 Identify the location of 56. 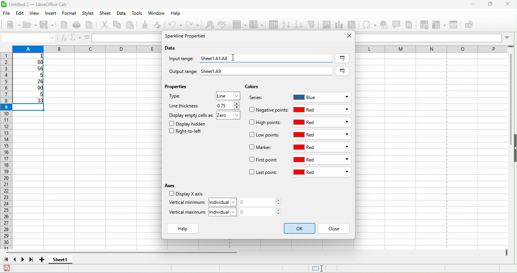
(31, 69).